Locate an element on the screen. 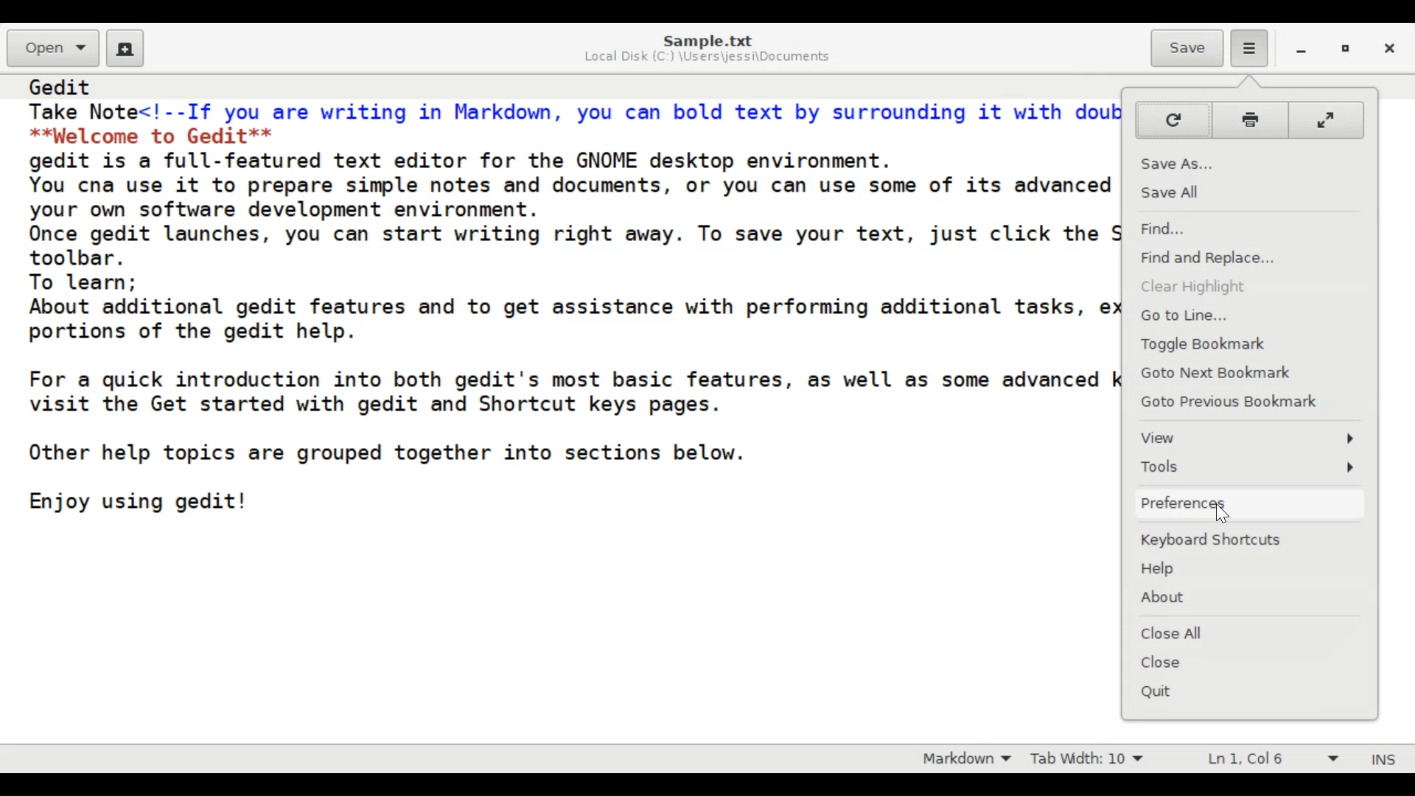 Image resolution: width=1415 pixels, height=796 pixels. Close is located at coordinates (1177, 663).